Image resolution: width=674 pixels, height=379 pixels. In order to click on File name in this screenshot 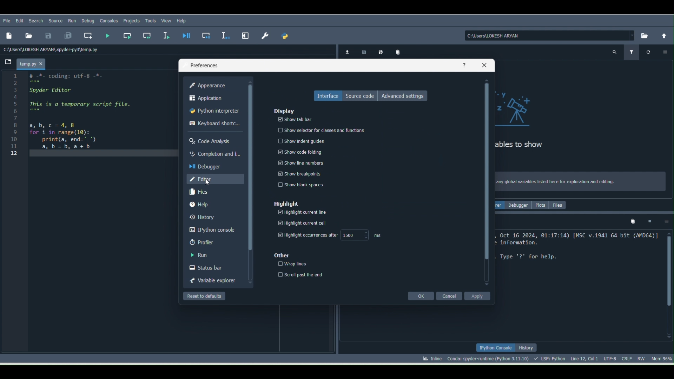, I will do `click(33, 63)`.